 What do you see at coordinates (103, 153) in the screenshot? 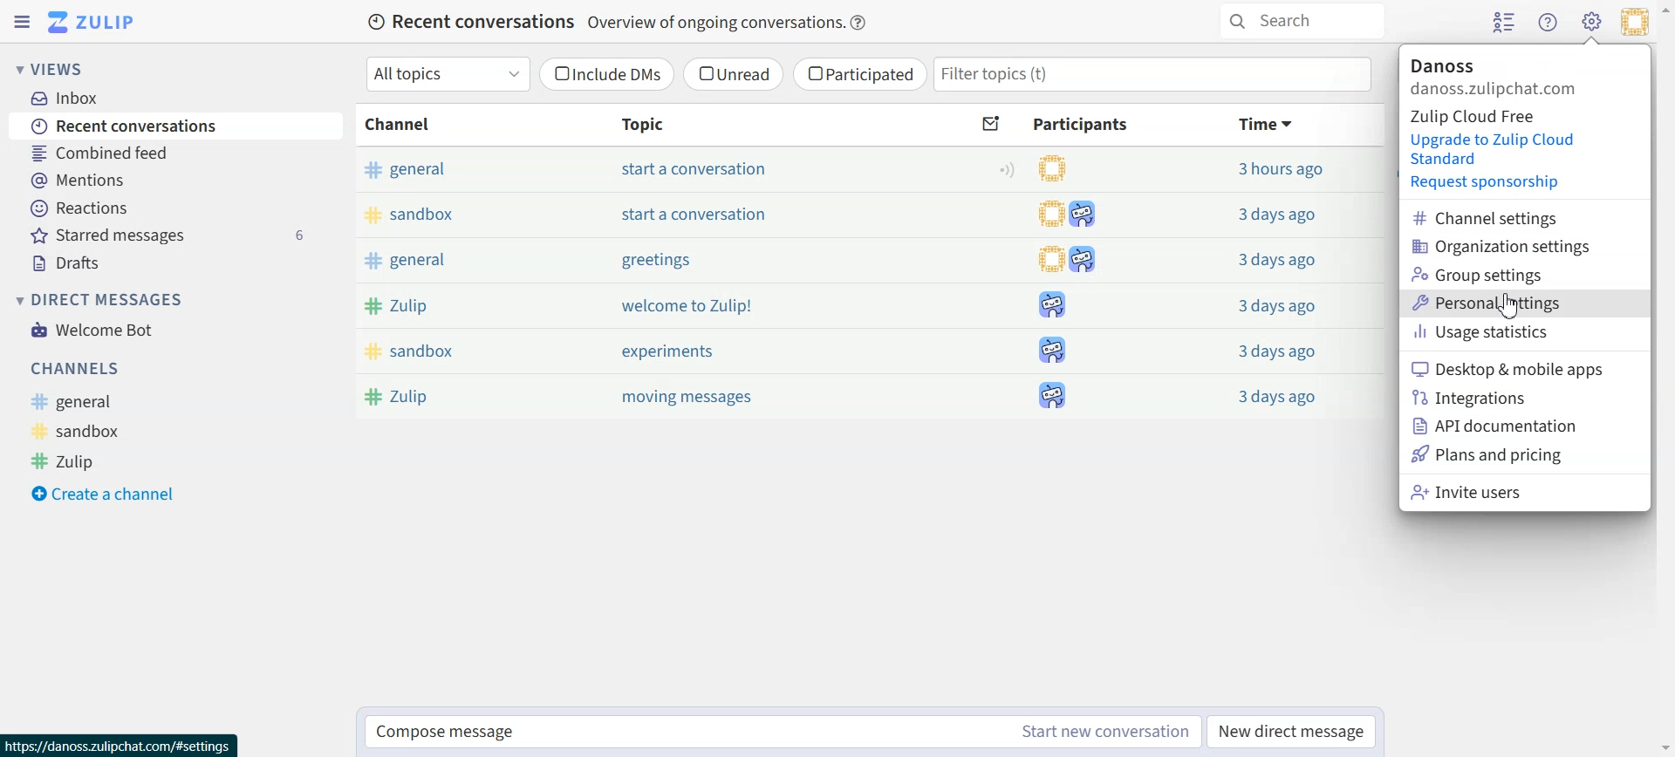
I see `Combined feed` at bounding box center [103, 153].